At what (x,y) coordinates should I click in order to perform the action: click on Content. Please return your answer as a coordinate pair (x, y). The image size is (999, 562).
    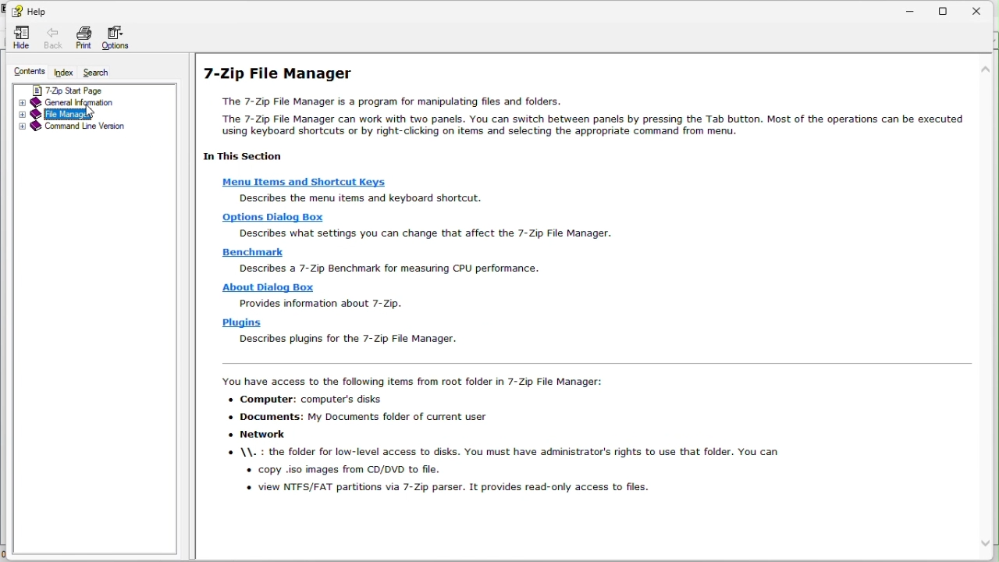
    Looking at the image, I should click on (30, 69).